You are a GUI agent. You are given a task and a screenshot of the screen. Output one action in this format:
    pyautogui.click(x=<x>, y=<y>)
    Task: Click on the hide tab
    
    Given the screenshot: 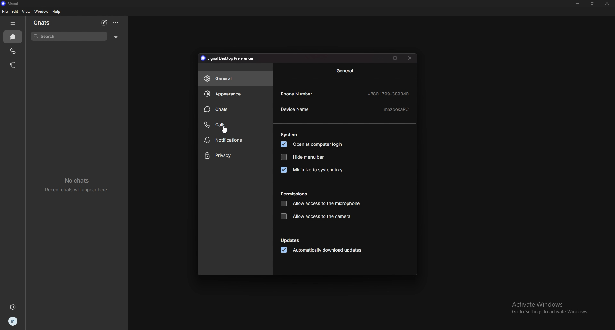 What is the action you would take?
    pyautogui.click(x=14, y=23)
    